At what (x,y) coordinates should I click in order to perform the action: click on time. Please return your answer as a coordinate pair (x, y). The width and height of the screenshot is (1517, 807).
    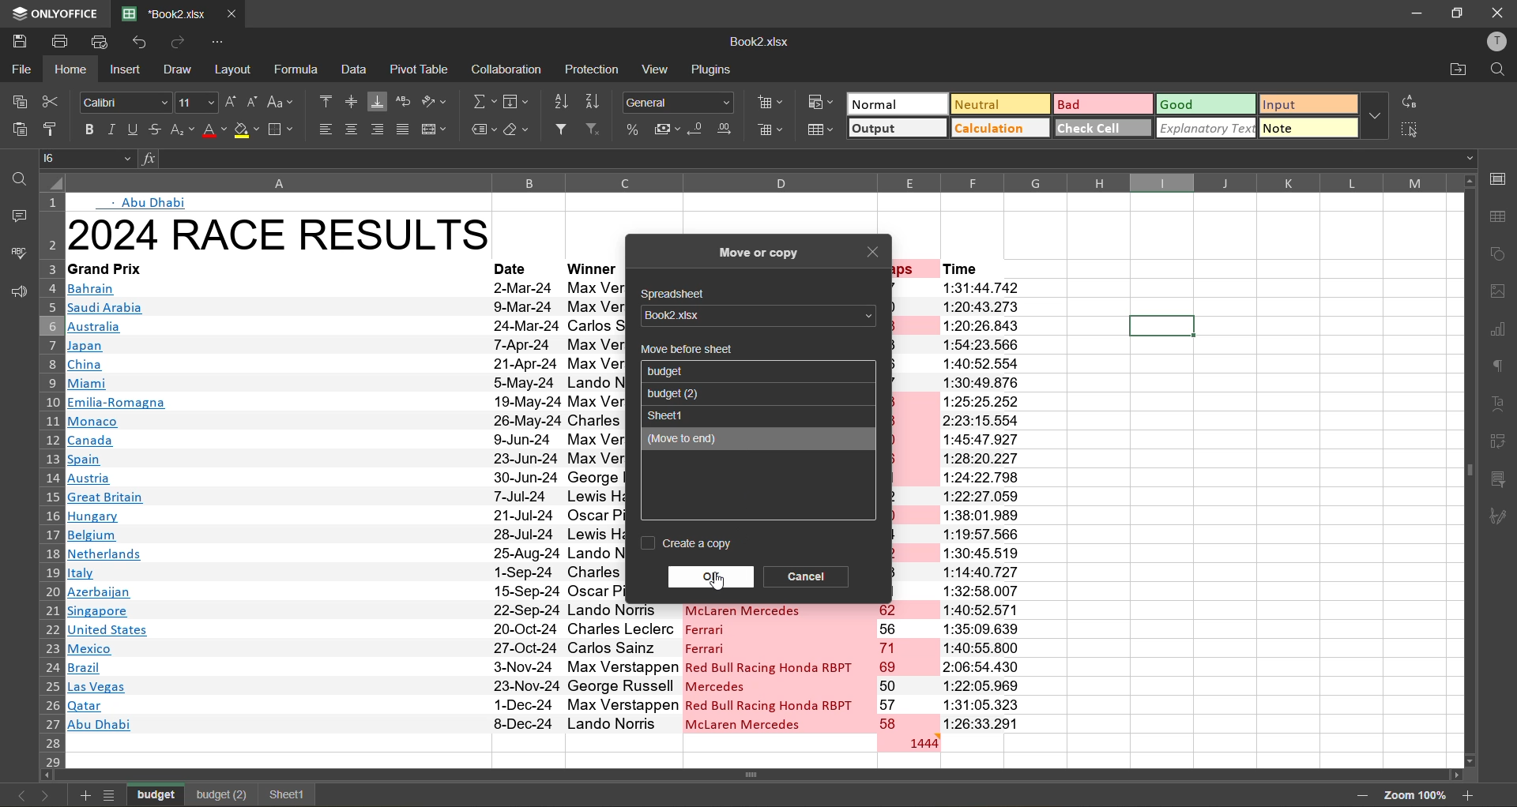
    Looking at the image, I should click on (981, 268).